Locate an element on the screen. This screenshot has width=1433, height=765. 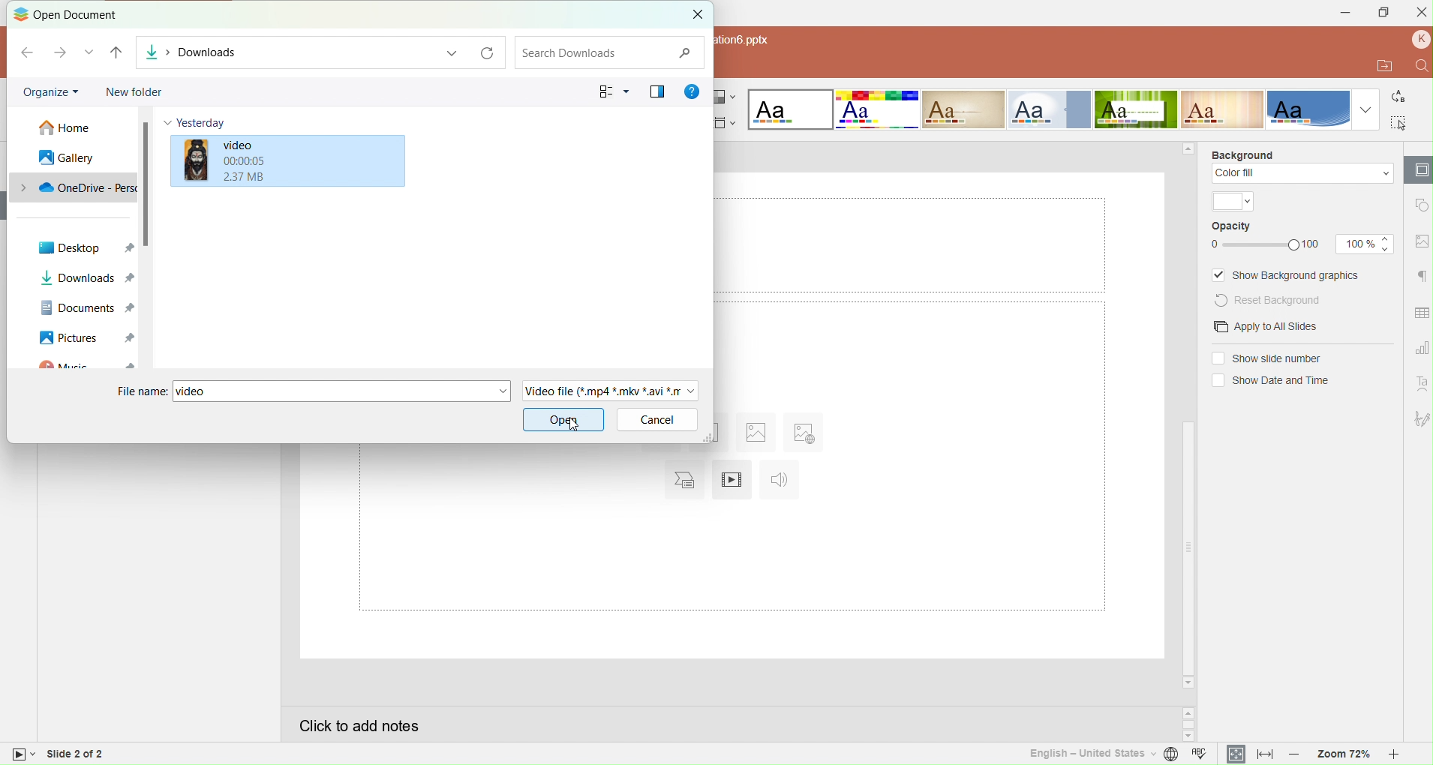
Downloads is located at coordinates (83, 278).